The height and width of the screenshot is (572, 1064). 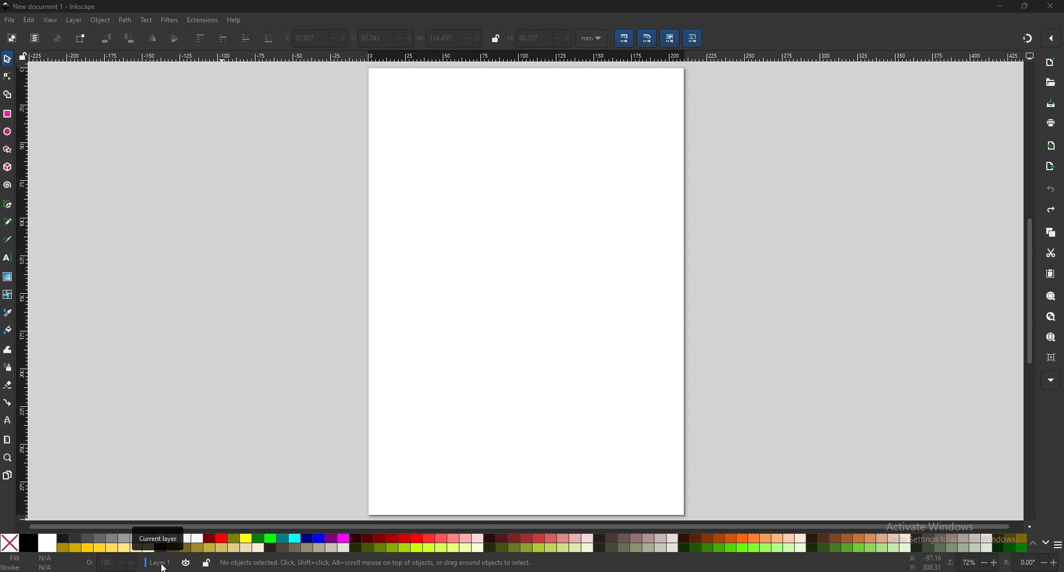 I want to click on print, so click(x=1051, y=123).